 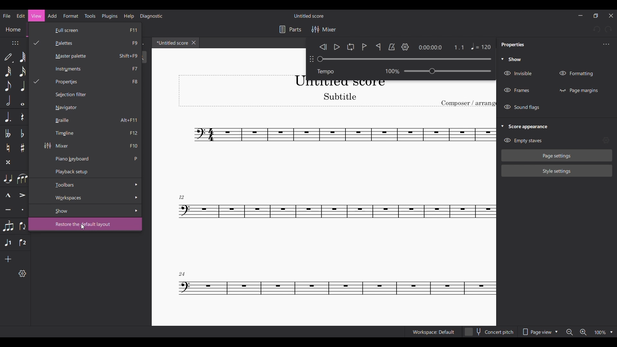 I want to click on Diagnostic, so click(x=152, y=16).